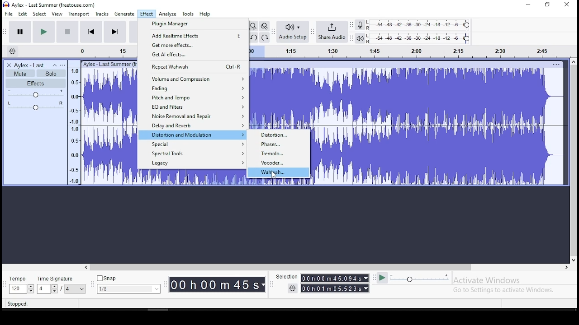 This screenshot has width=579, height=325. I want to click on settings, so click(287, 288).